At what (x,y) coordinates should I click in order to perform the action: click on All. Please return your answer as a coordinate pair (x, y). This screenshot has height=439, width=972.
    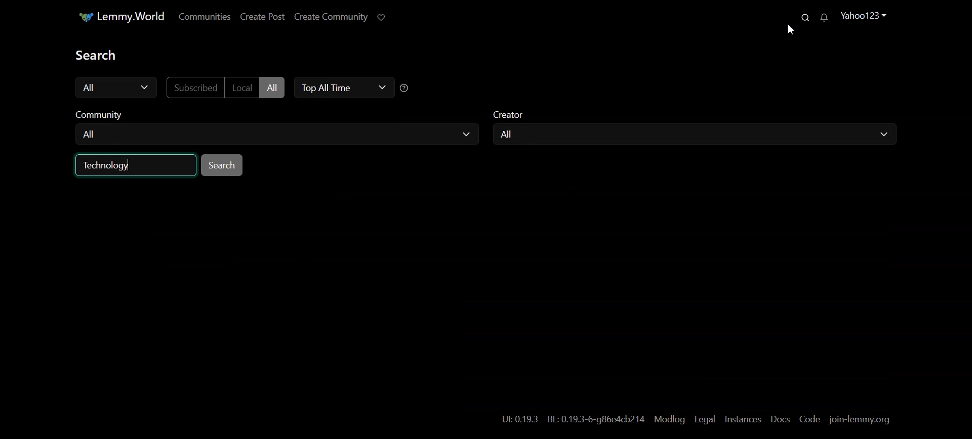
    Looking at the image, I should click on (276, 134).